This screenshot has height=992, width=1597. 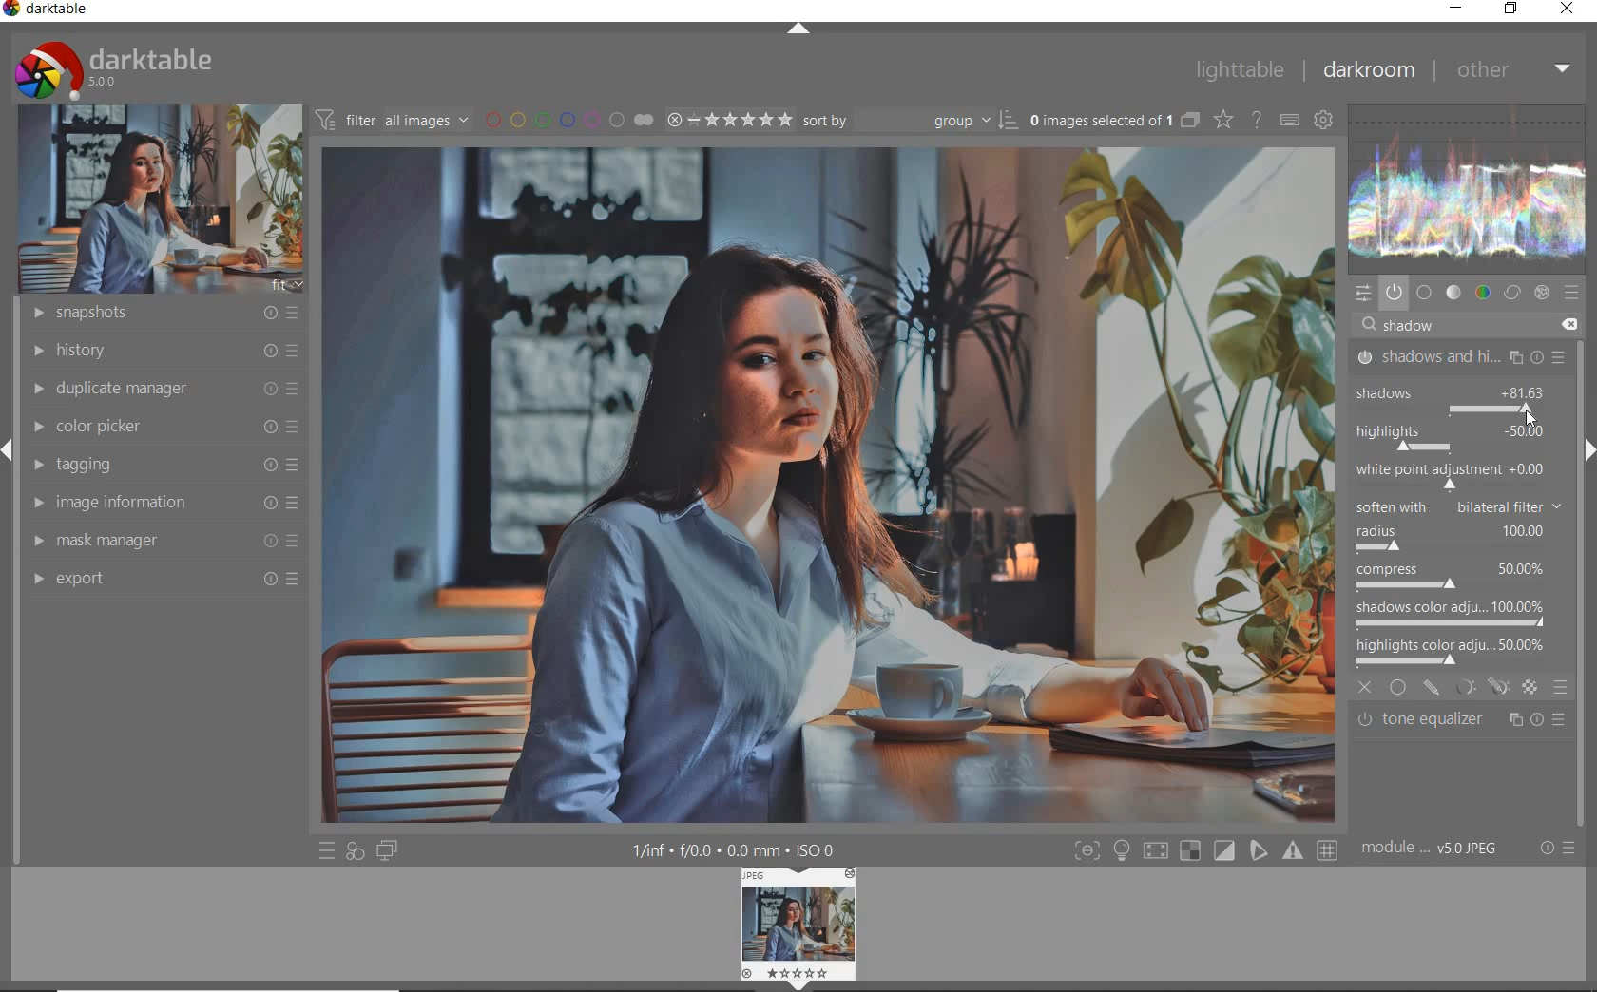 I want to click on scrollbar, so click(x=1586, y=379).